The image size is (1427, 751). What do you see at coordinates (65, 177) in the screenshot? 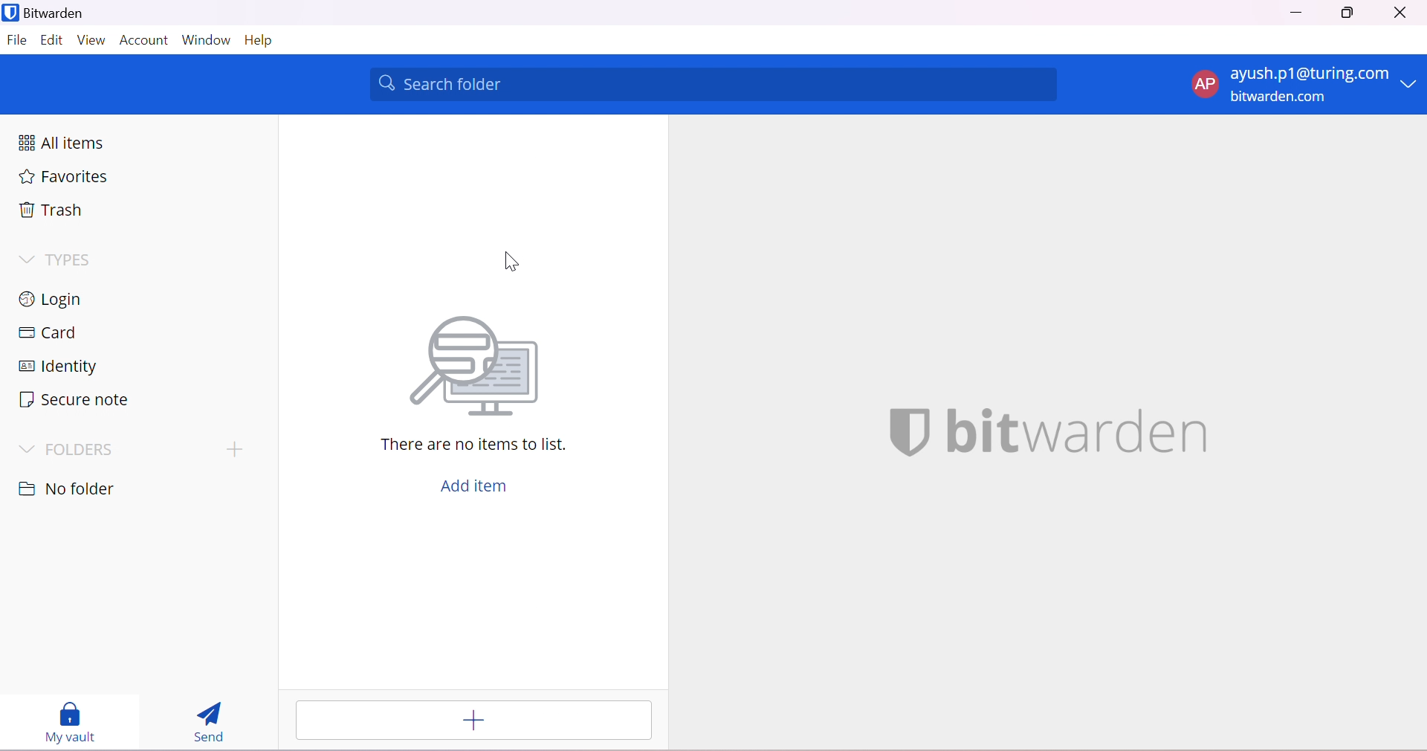
I see `Favorites` at bounding box center [65, 177].